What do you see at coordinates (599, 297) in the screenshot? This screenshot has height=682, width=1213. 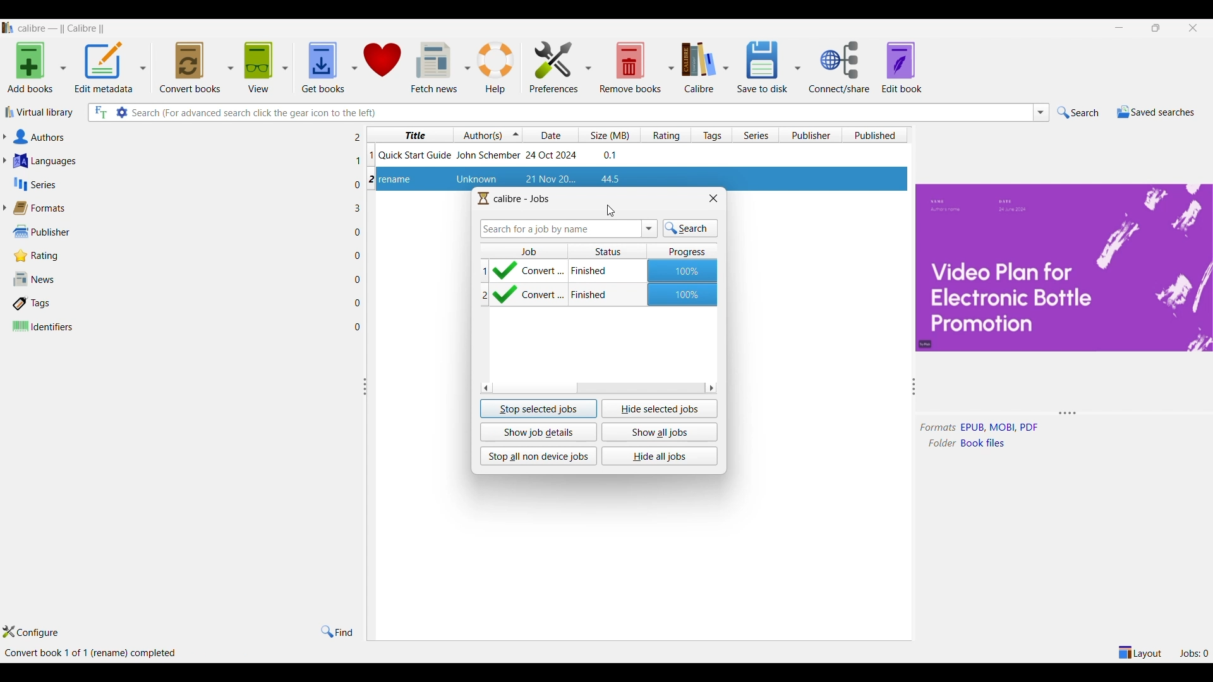 I see `Earlier conversion` at bounding box center [599, 297].